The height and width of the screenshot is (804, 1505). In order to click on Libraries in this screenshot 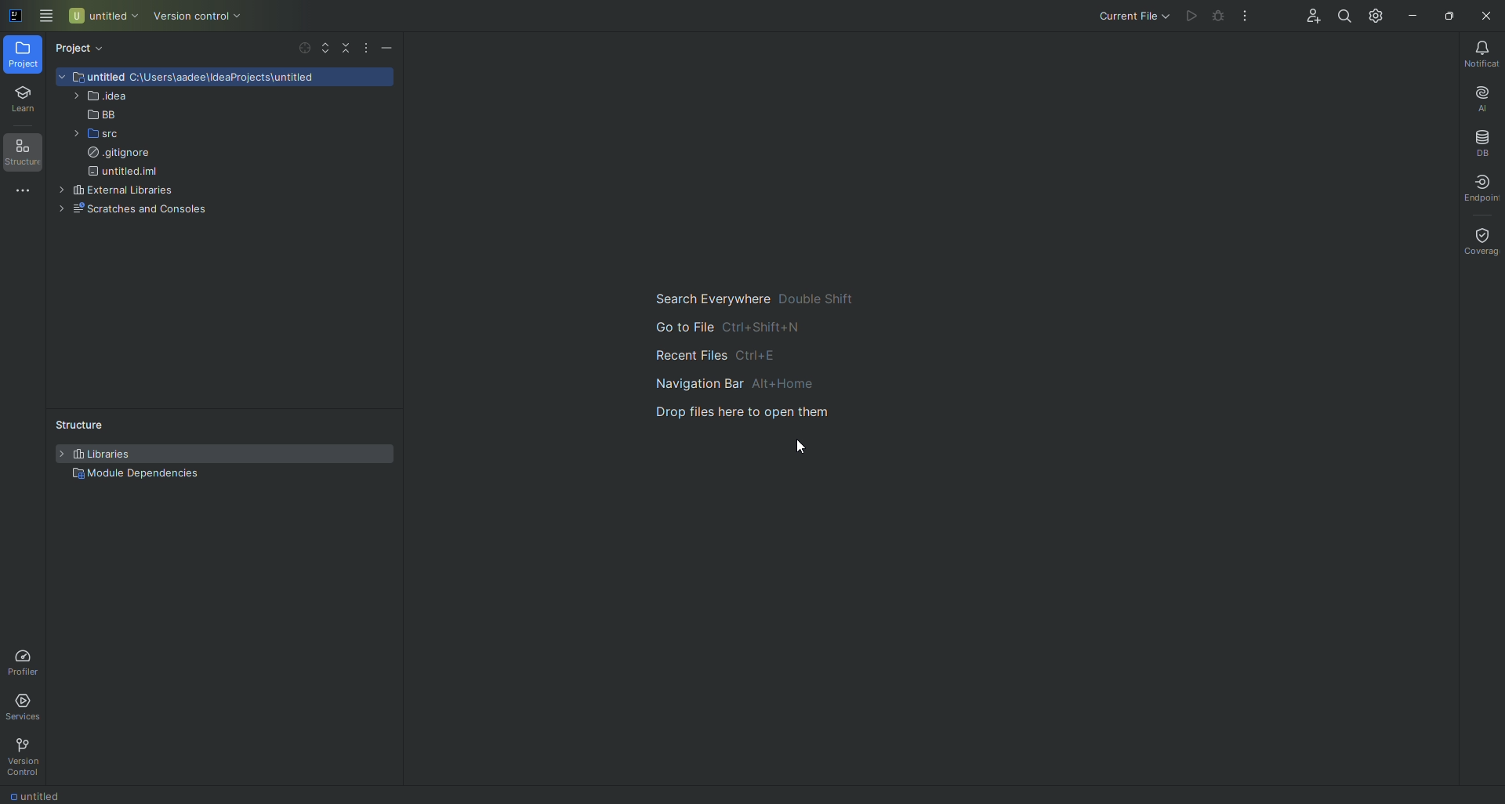, I will do `click(101, 455)`.